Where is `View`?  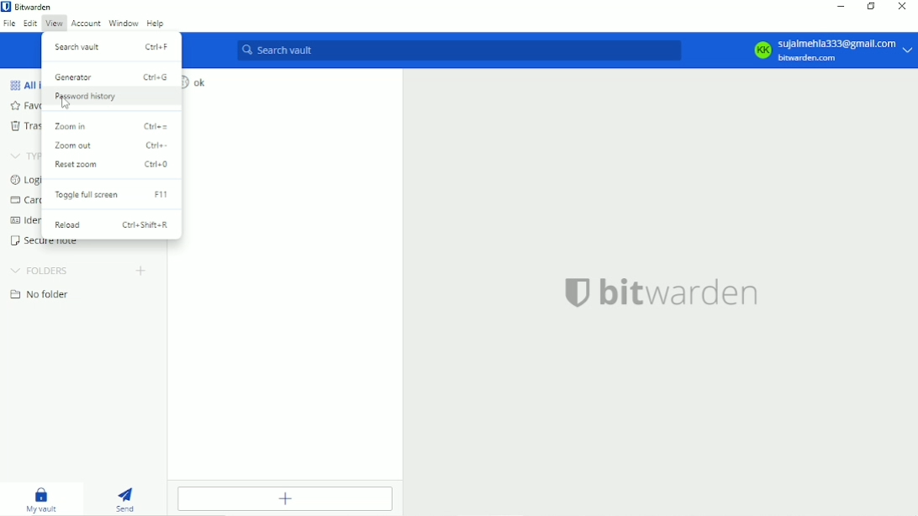 View is located at coordinates (54, 23).